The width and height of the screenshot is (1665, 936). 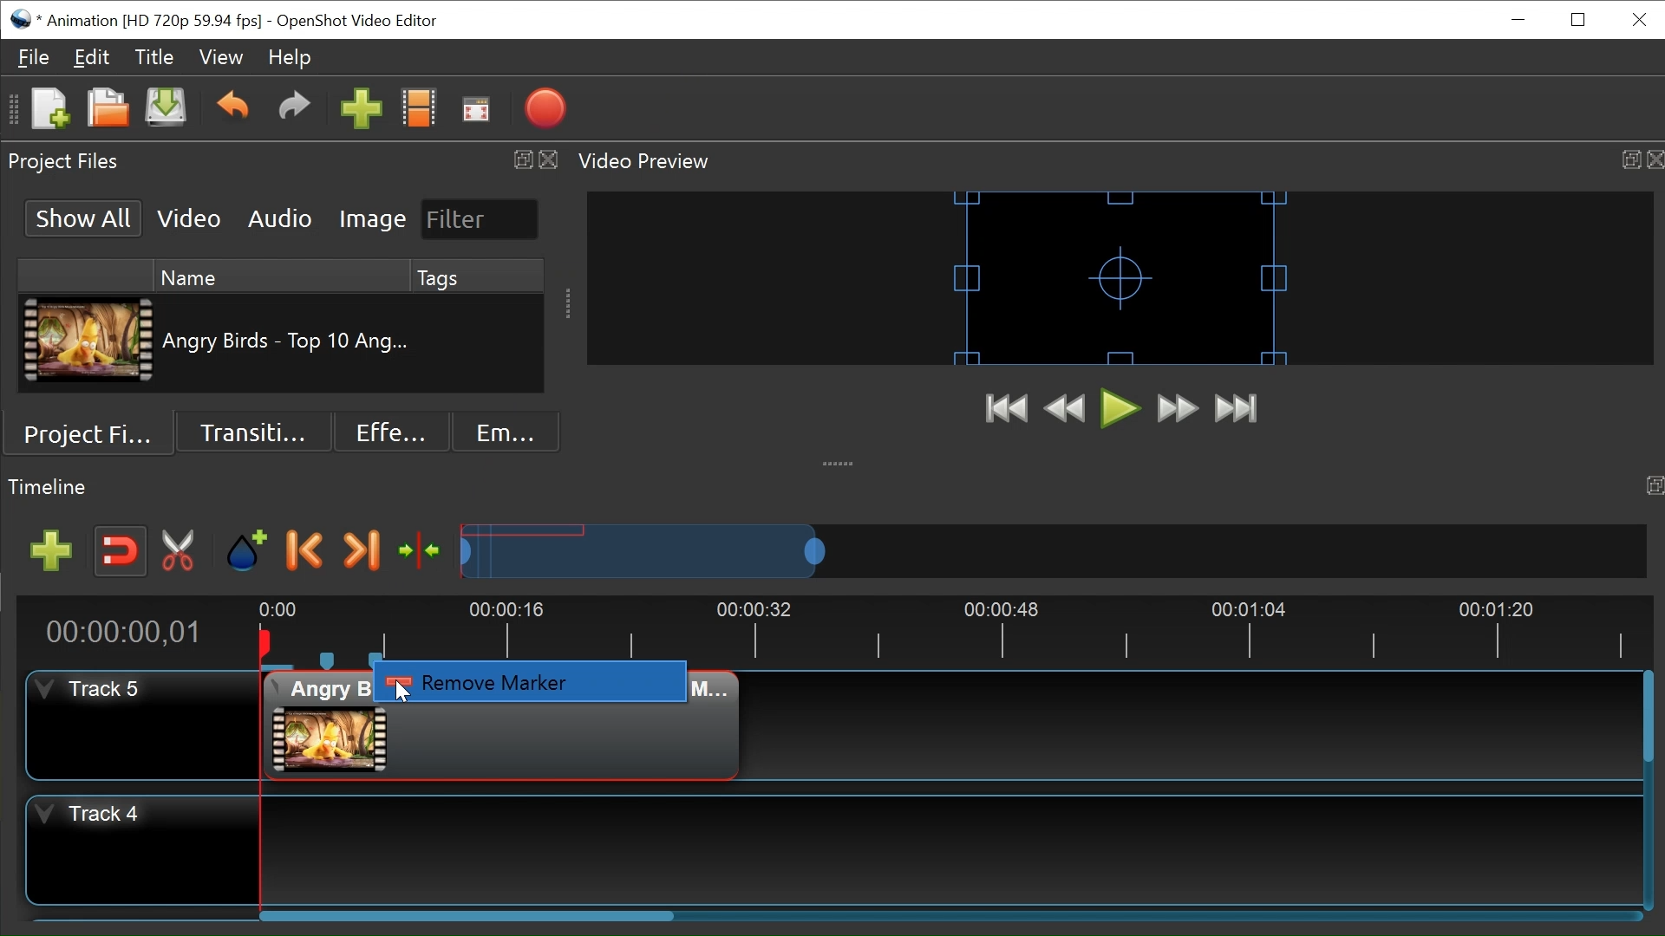 I want to click on New Project, so click(x=49, y=110).